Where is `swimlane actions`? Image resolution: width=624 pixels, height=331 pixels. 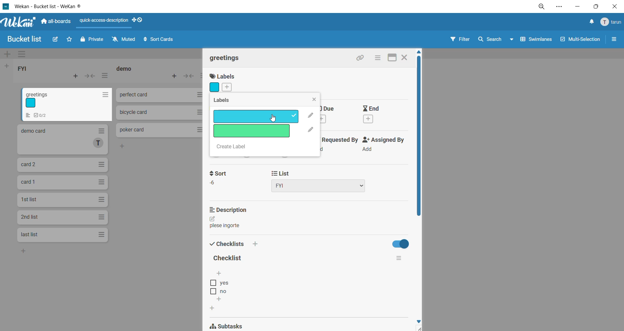 swimlane actions is located at coordinates (21, 55).